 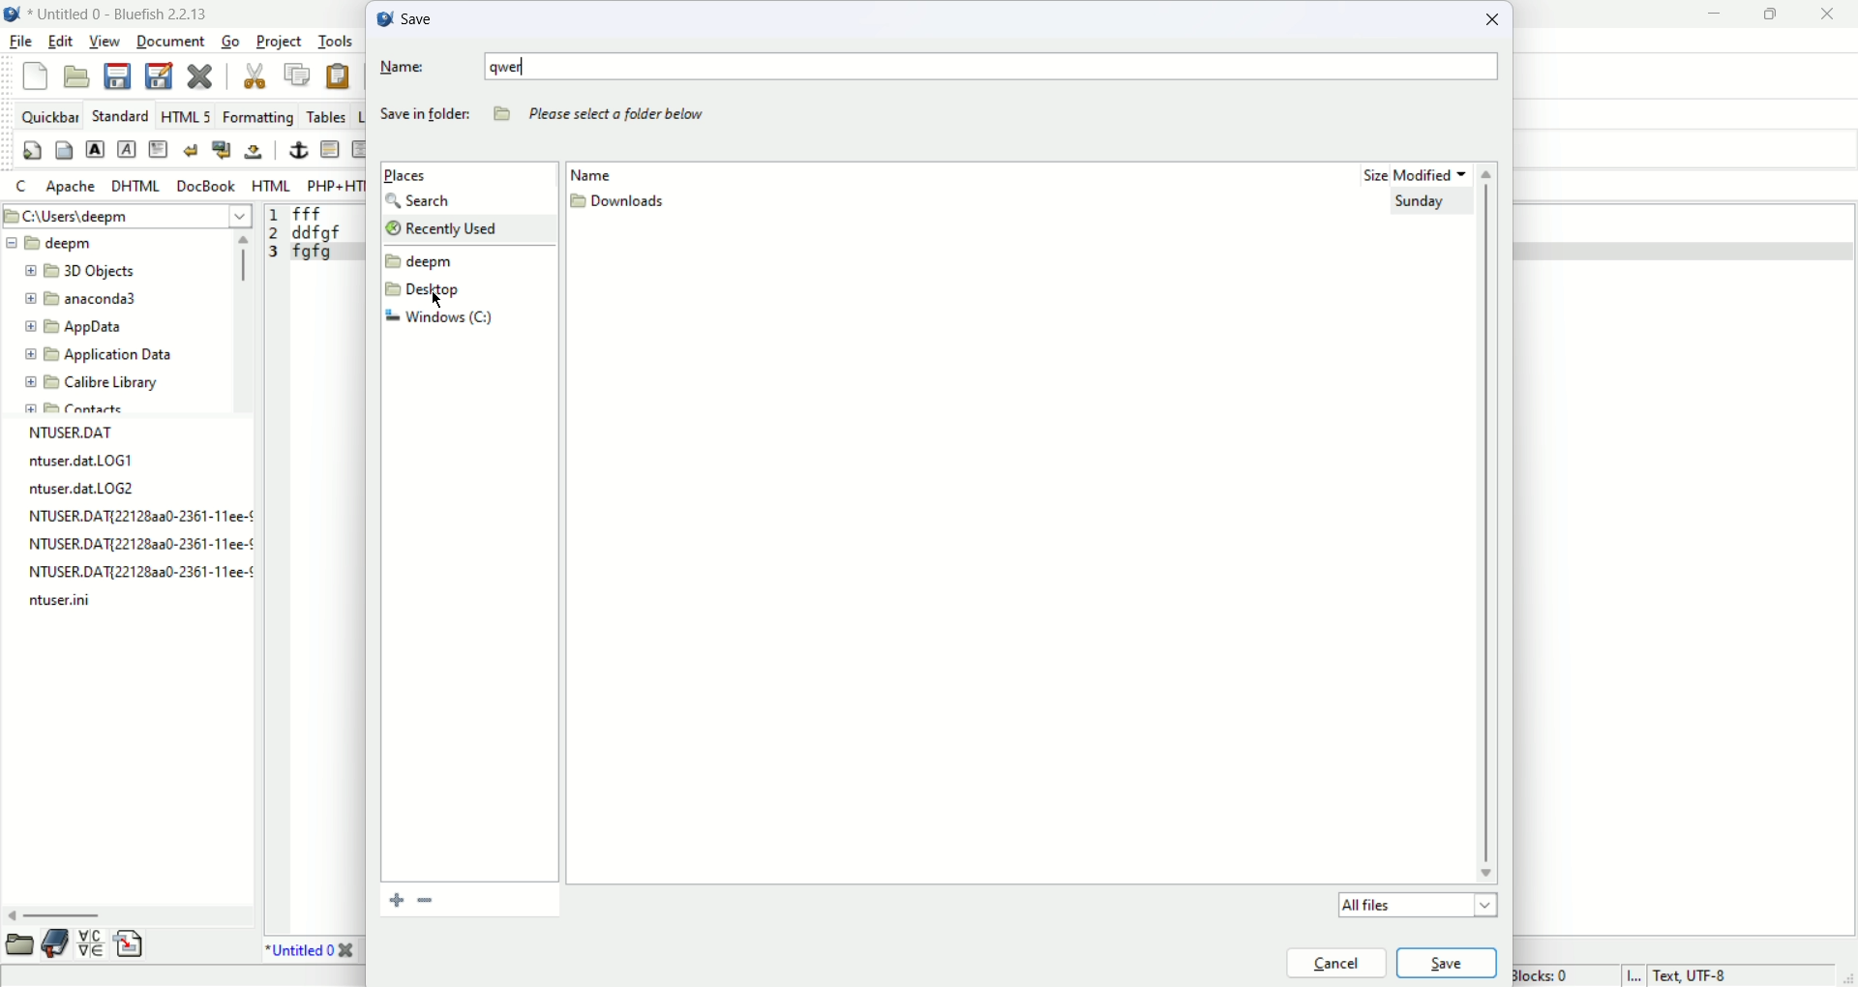 I want to click on horizontal scroll bar, so click(x=121, y=912).